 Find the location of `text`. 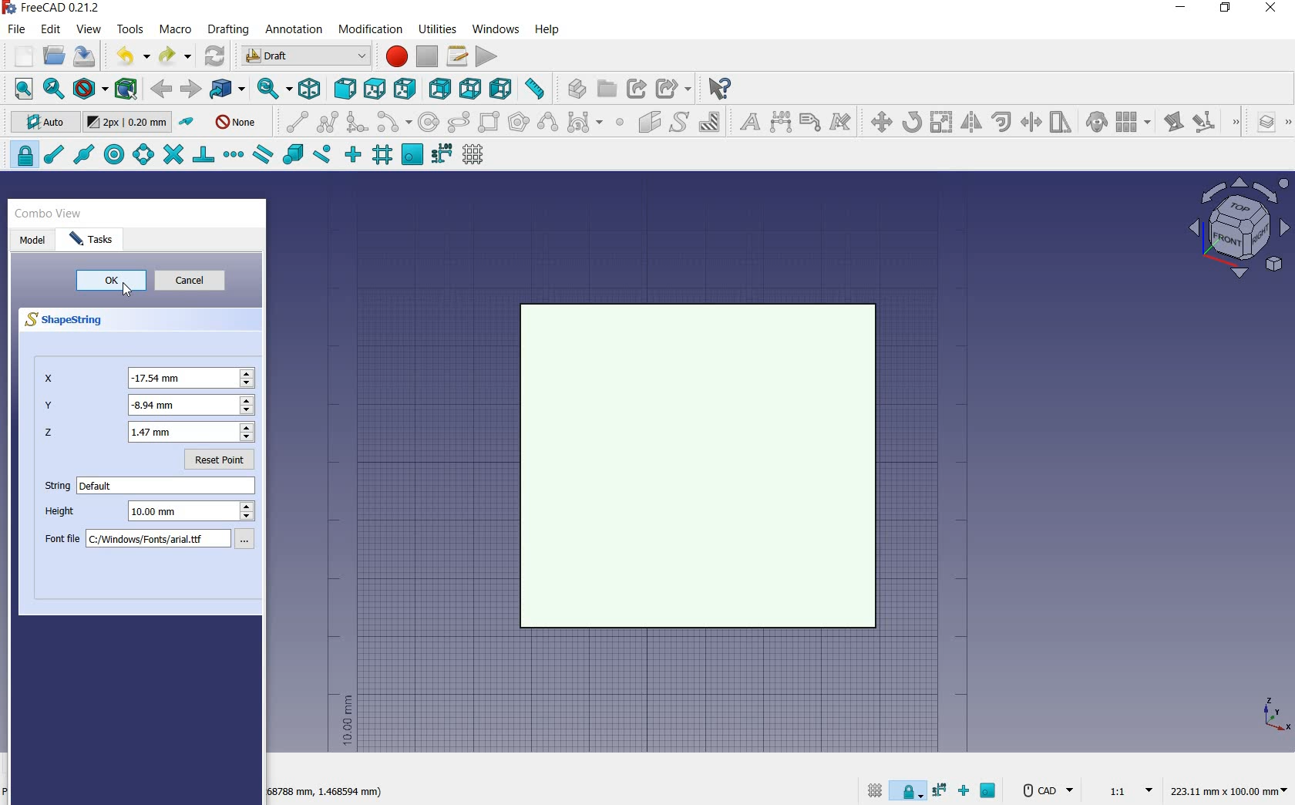

text is located at coordinates (746, 123).